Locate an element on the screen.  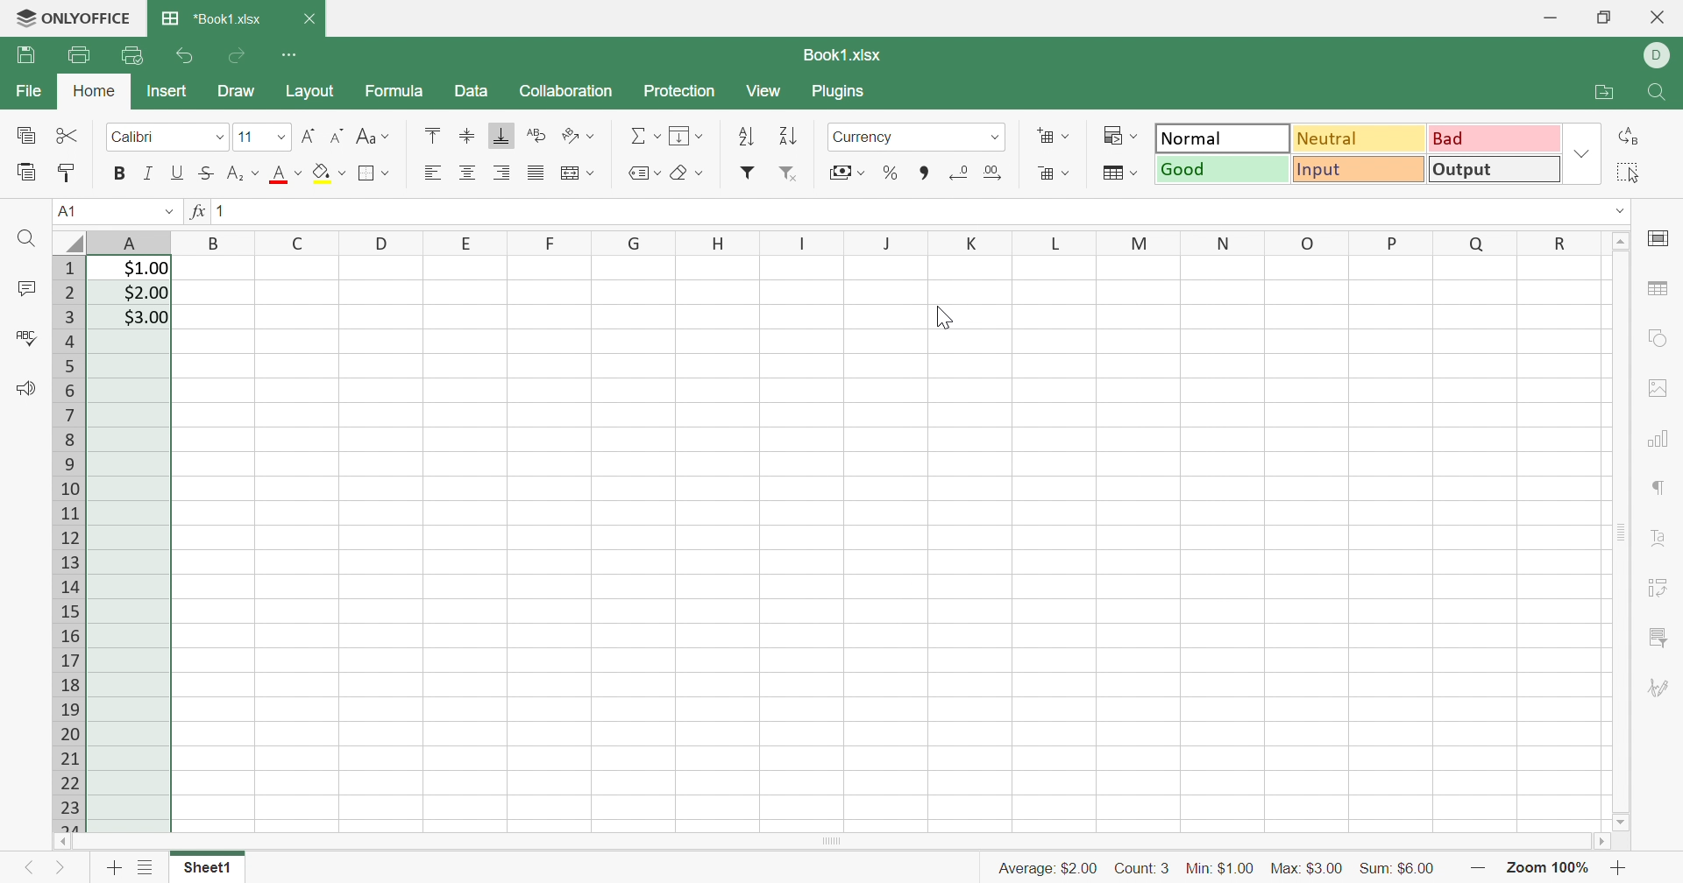
Replace is located at coordinates (1631, 136).